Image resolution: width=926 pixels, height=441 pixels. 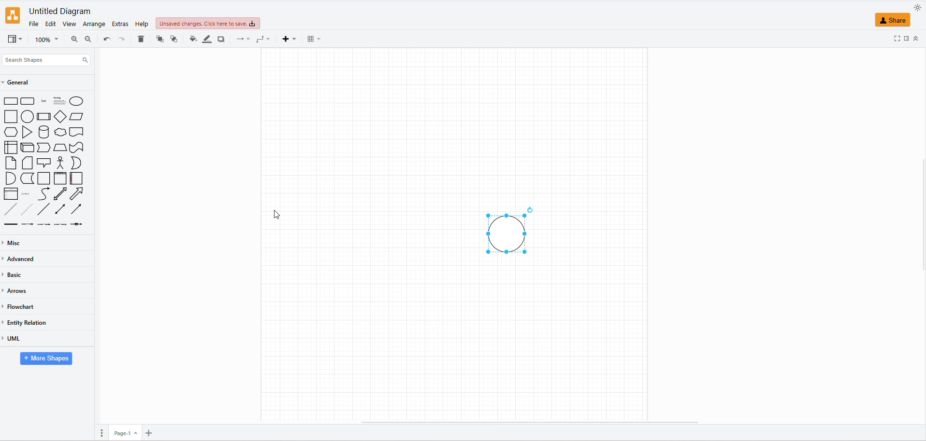 I want to click on BASIC, so click(x=15, y=274).